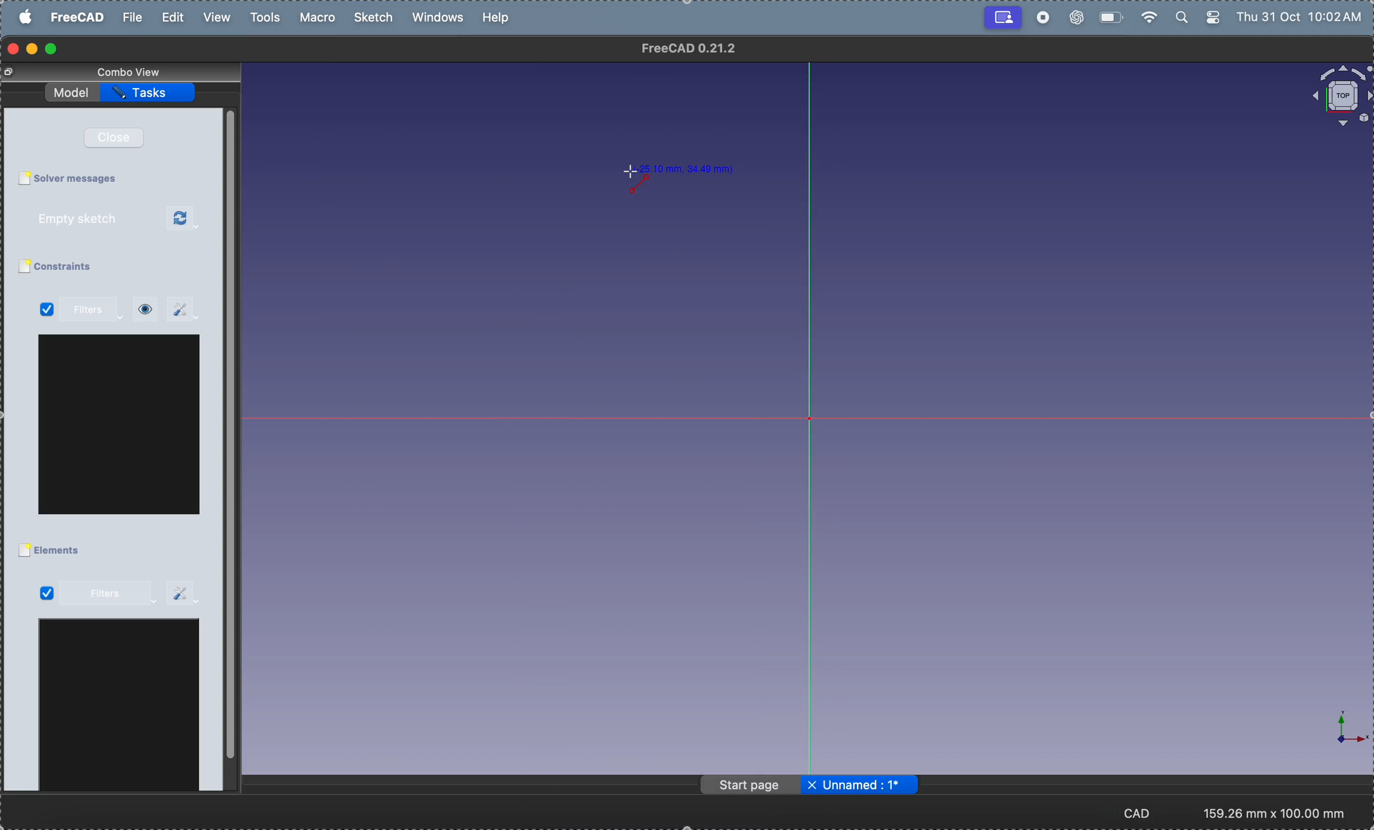 This screenshot has width=1374, height=830. I want to click on wifi, so click(1146, 18).